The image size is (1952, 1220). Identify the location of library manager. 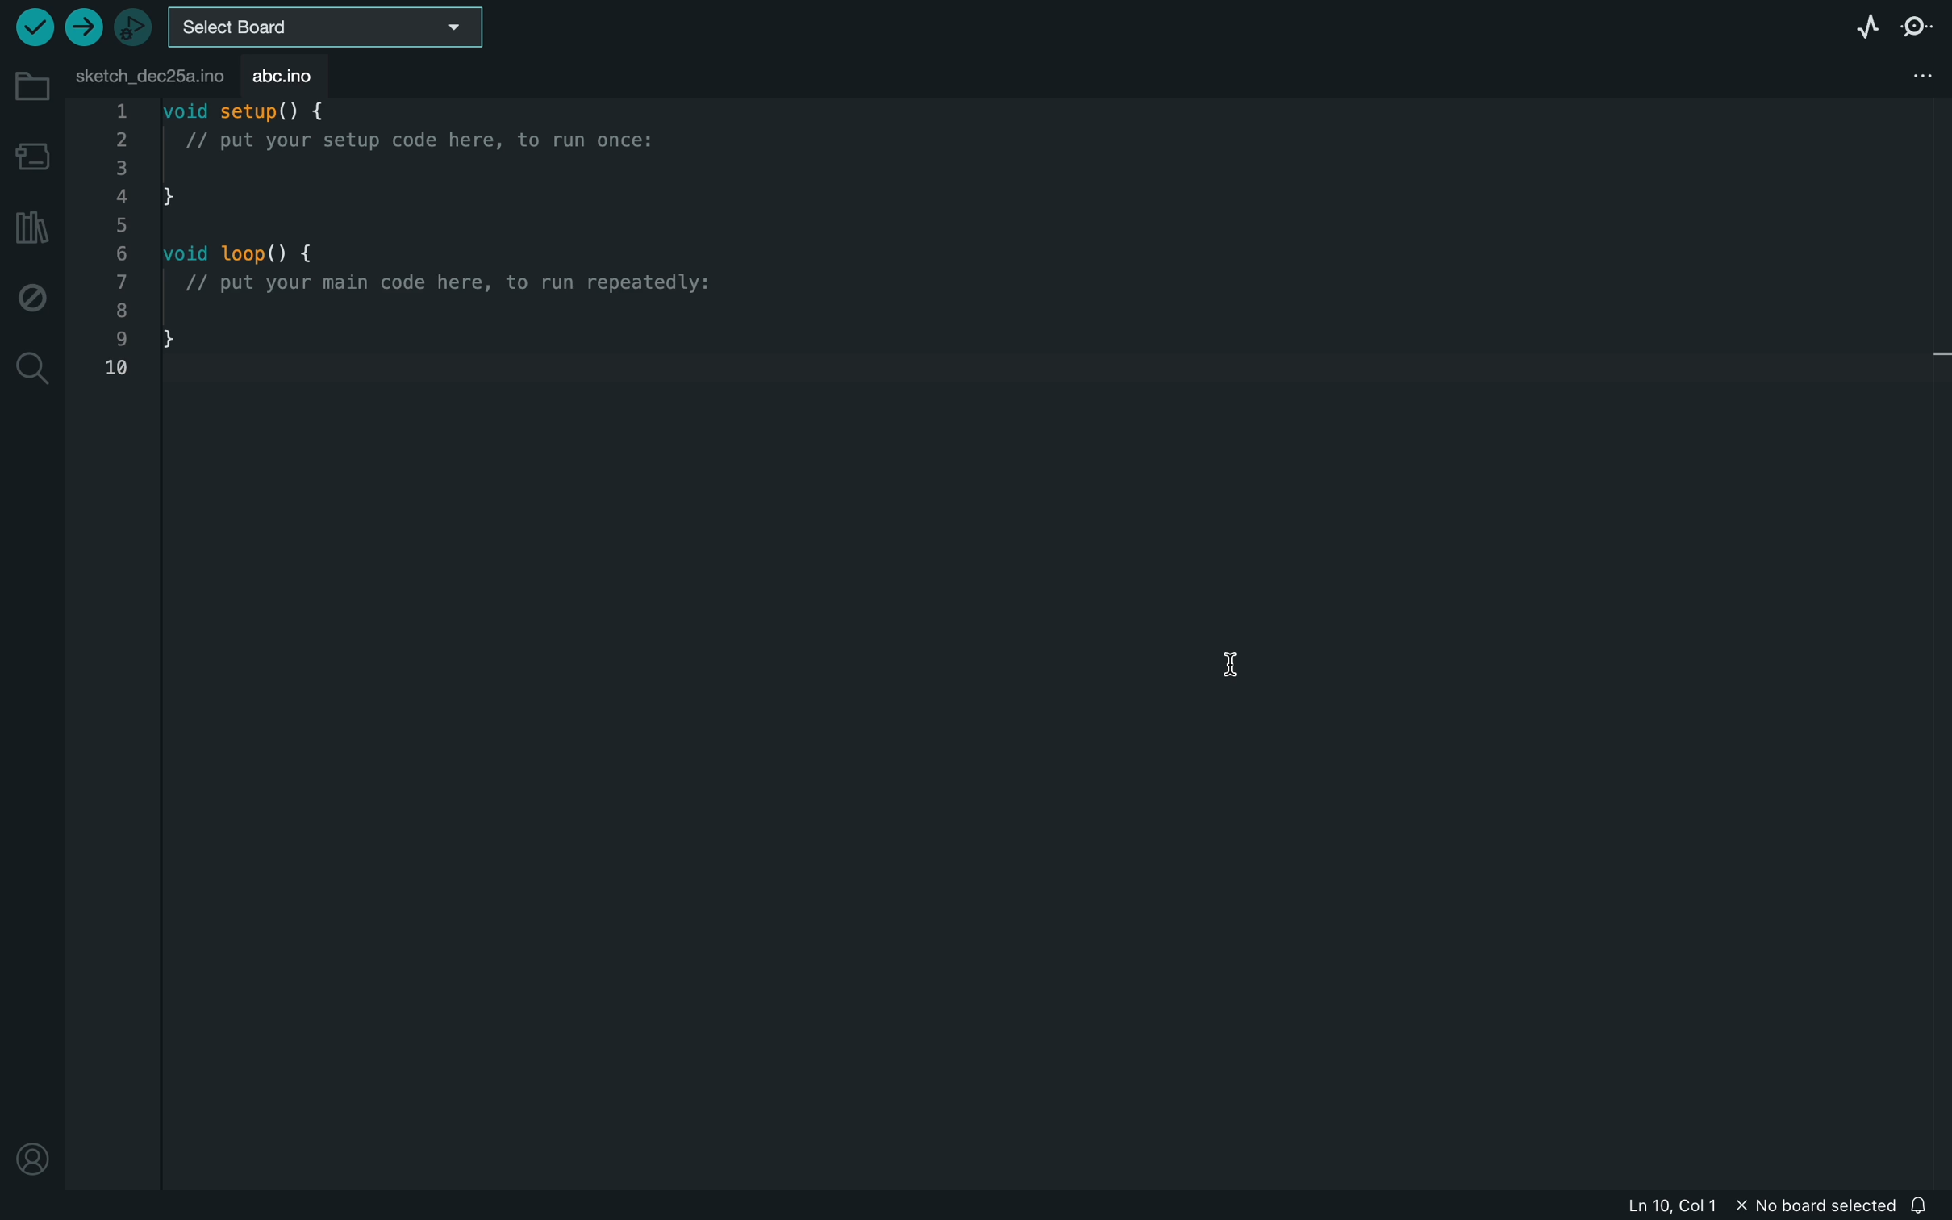
(28, 227).